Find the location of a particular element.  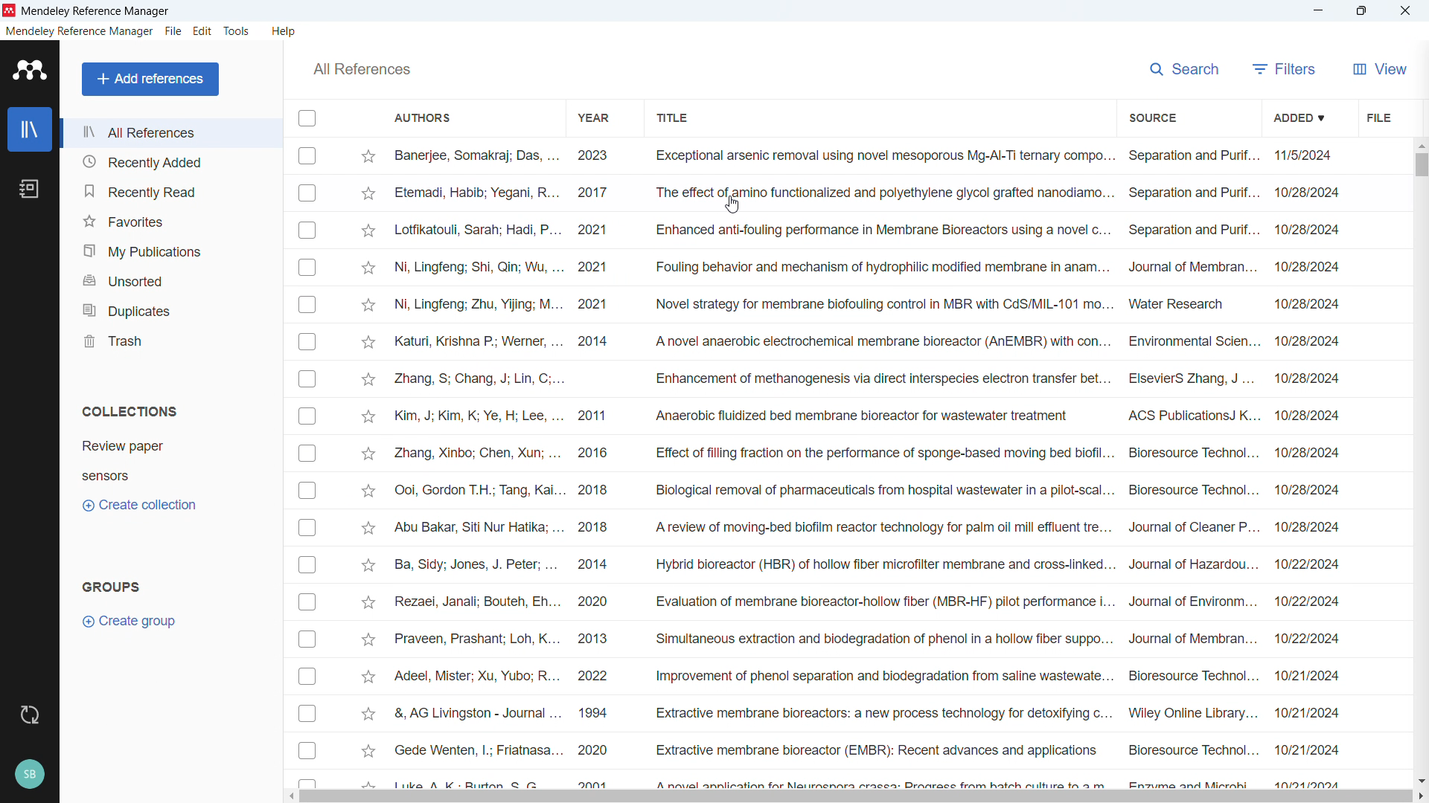

Title of individual entries  is located at coordinates (883, 466).